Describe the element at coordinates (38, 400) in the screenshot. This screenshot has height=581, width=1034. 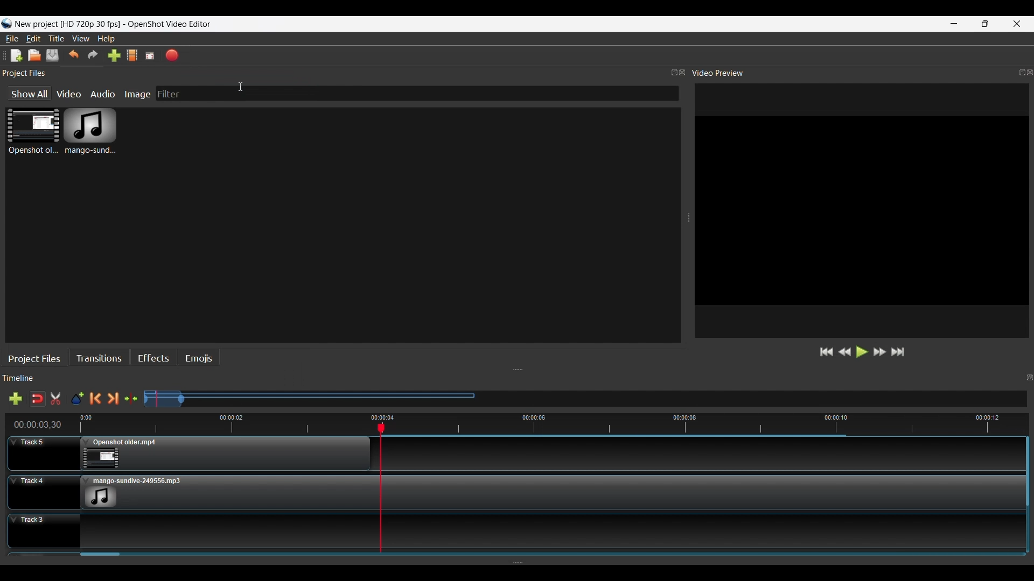
I see `Disable Snapping` at that location.